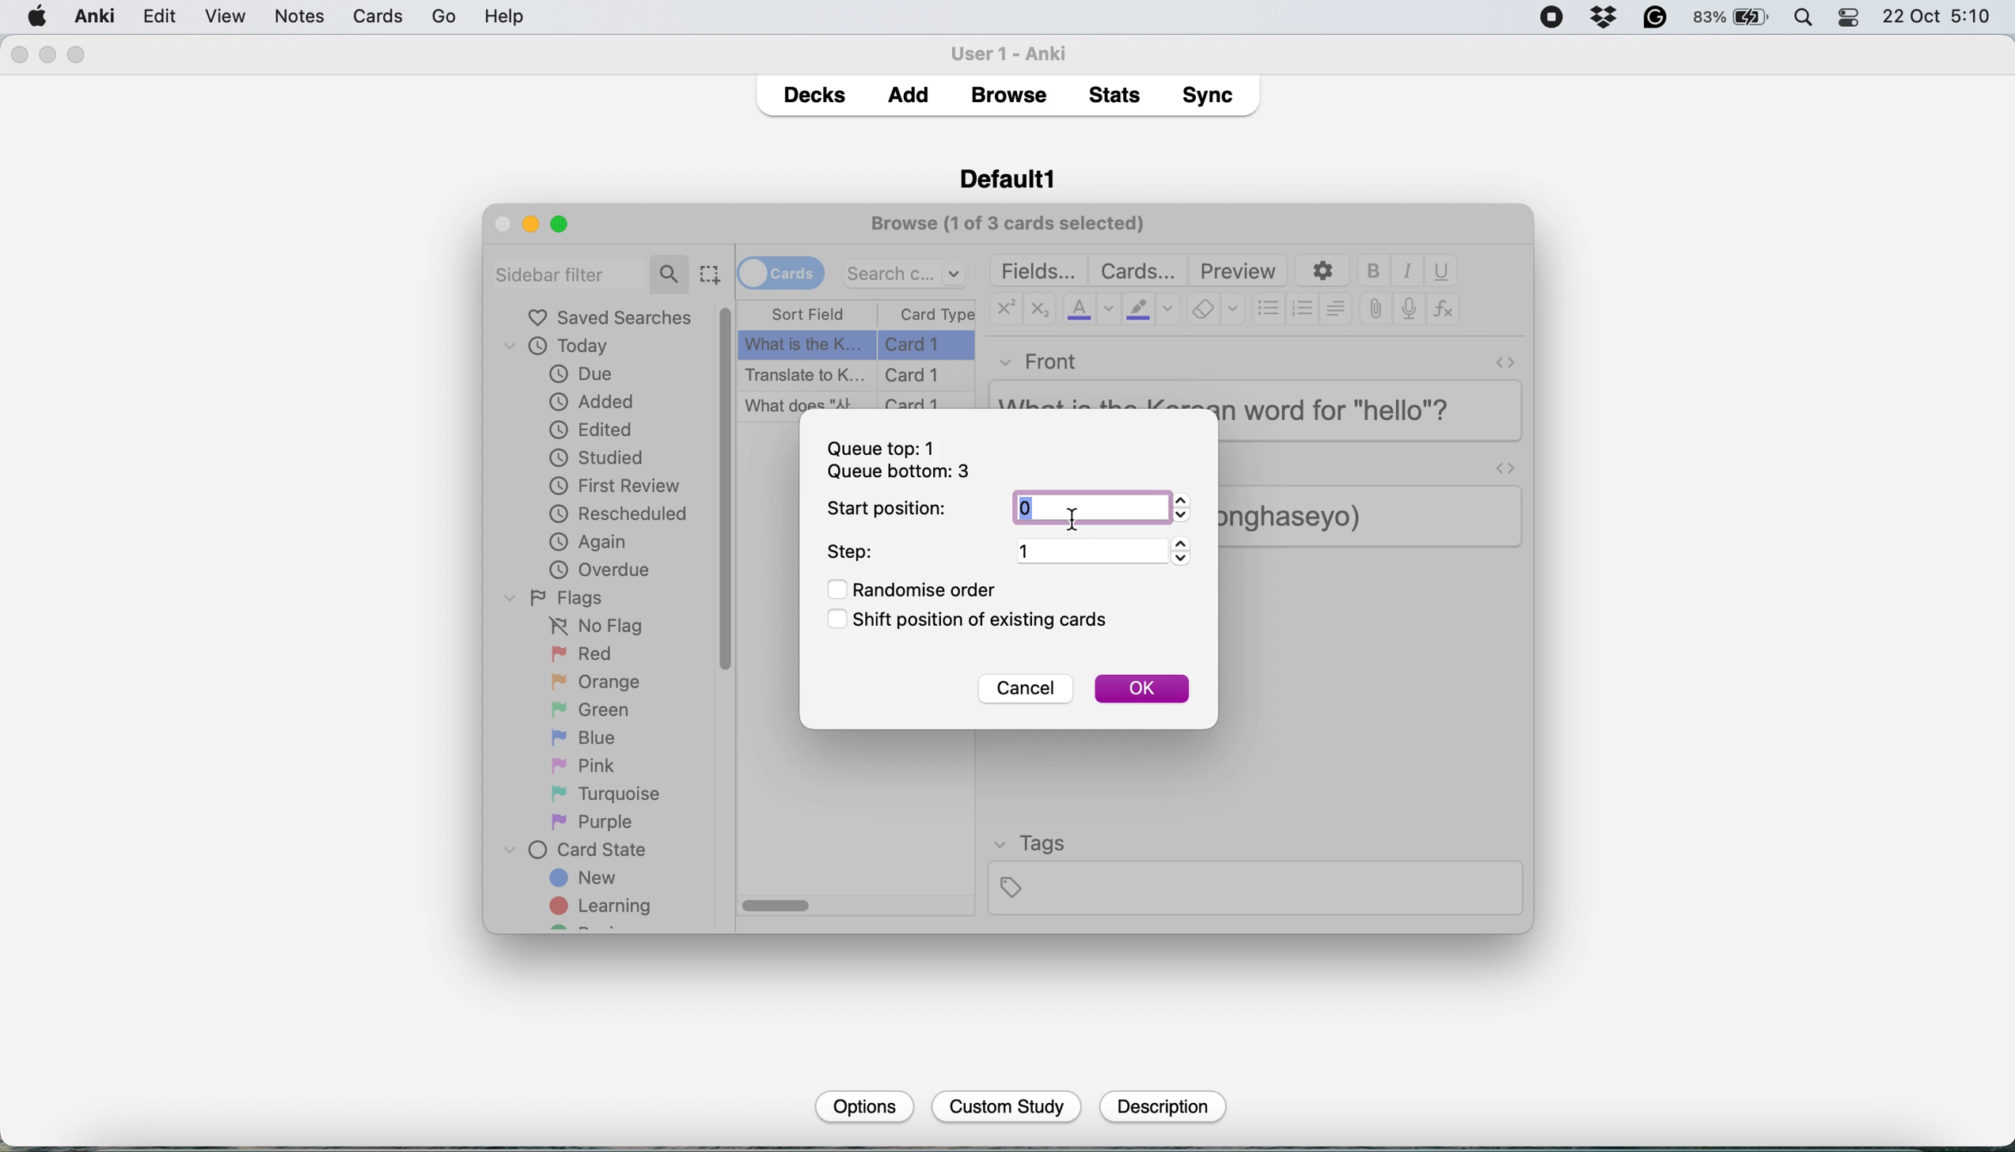  I want to click on subscript, so click(1037, 311).